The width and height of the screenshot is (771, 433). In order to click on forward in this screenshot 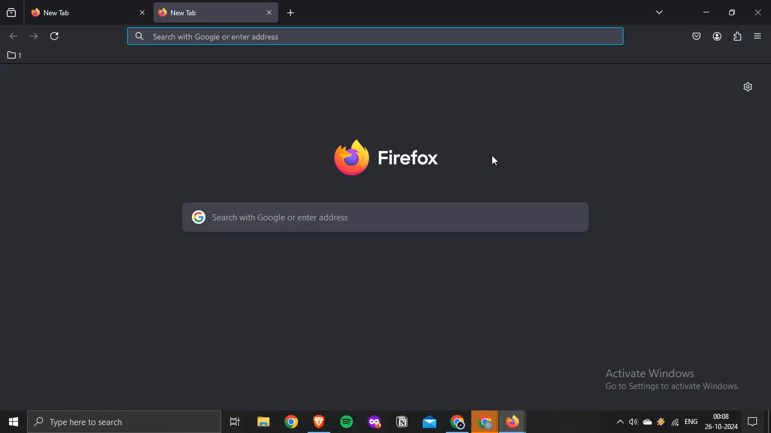, I will do `click(36, 37)`.